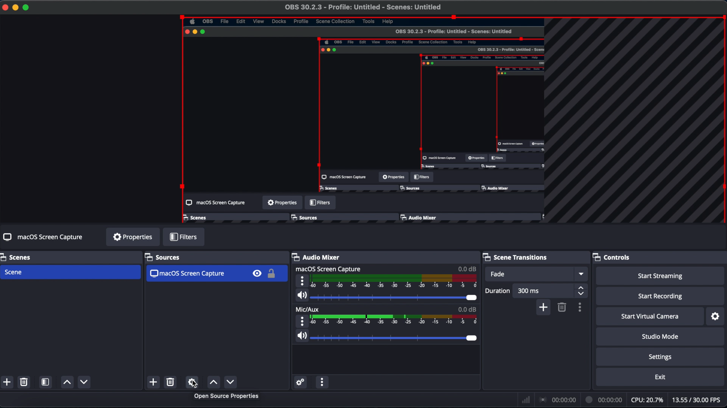 The height and width of the screenshot is (408, 727). What do you see at coordinates (722, 119) in the screenshot?
I see `selection highlight` at bounding box center [722, 119].